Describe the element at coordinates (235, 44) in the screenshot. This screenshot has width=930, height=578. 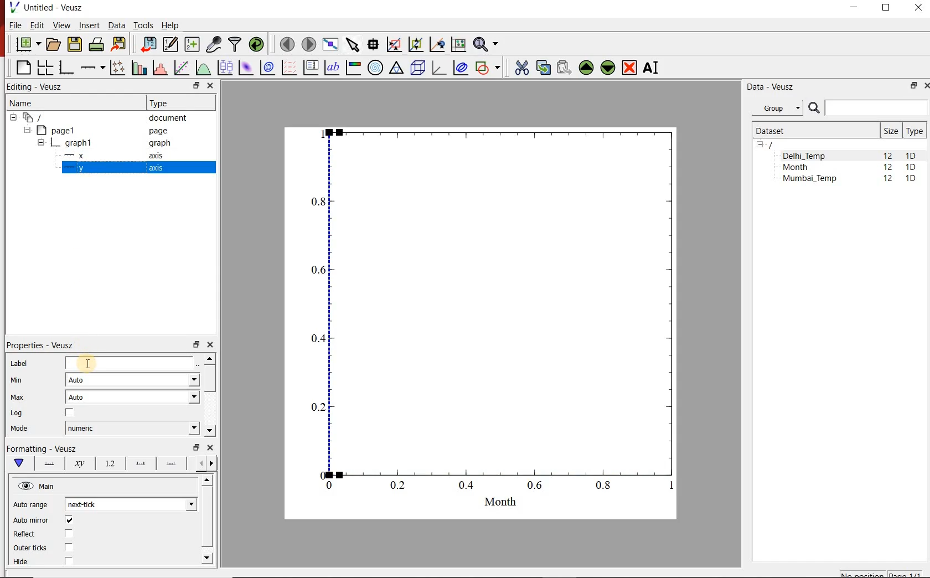
I see `filter data` at that location.